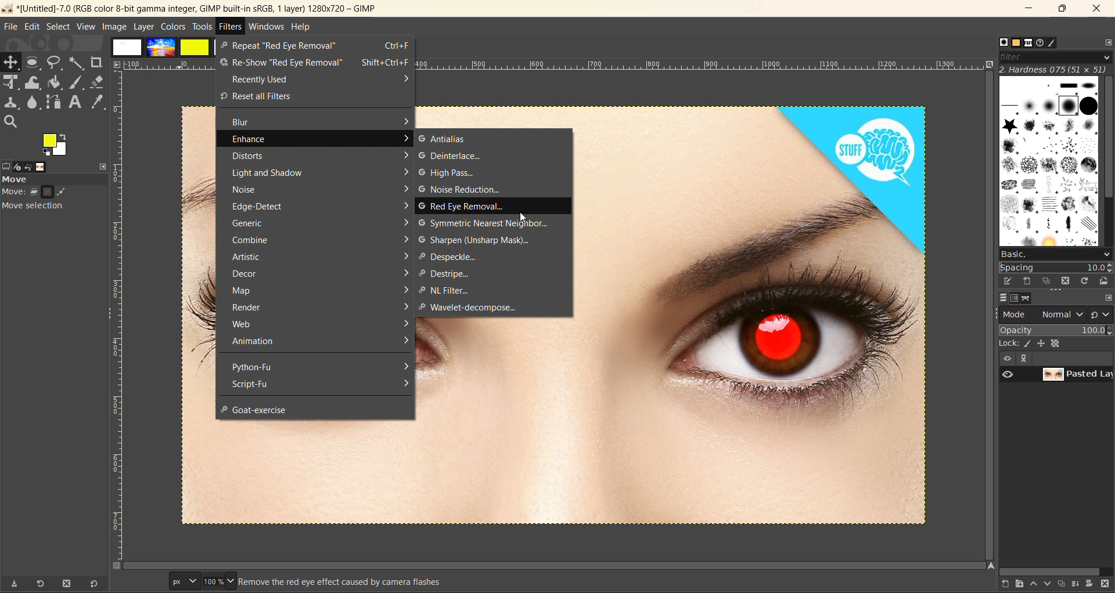 The height and width of the screenshot is (593, 1115). I want to click on images, so click(159, 48).